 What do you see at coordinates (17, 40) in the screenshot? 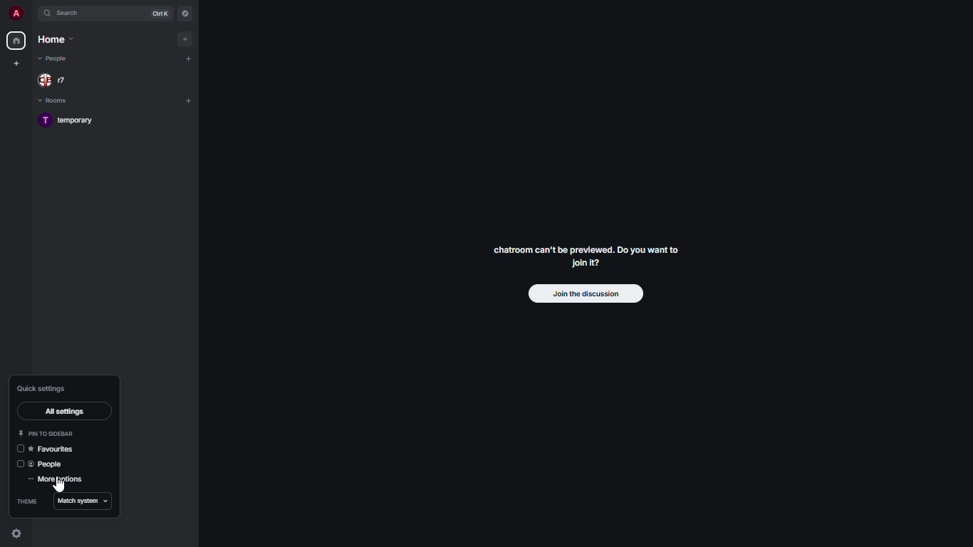
I see `home` at bounding box center [17, 40].